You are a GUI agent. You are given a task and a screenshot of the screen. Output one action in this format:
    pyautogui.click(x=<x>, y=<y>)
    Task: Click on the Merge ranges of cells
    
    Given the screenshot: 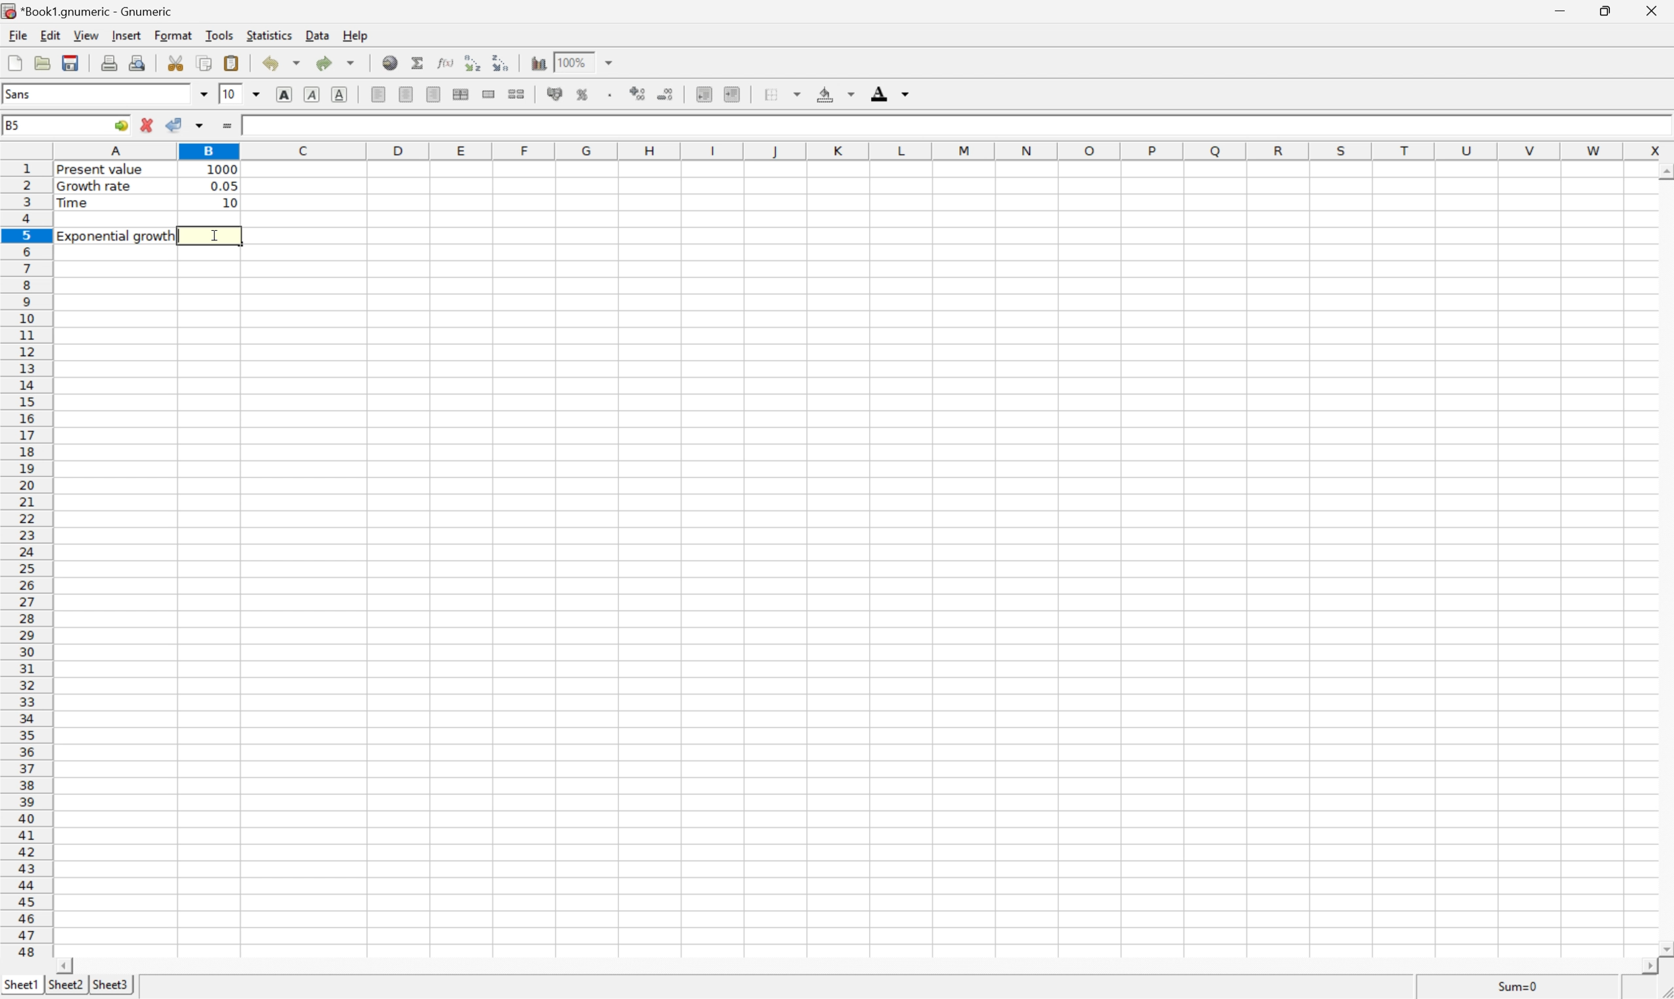 What is the action you would take?
    pyautogui.click(x=490, y=96)
    